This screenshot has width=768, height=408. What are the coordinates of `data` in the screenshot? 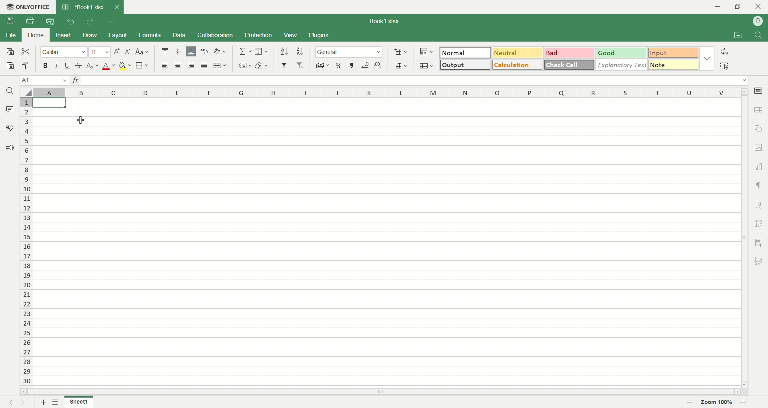 It's located at (180, 35).